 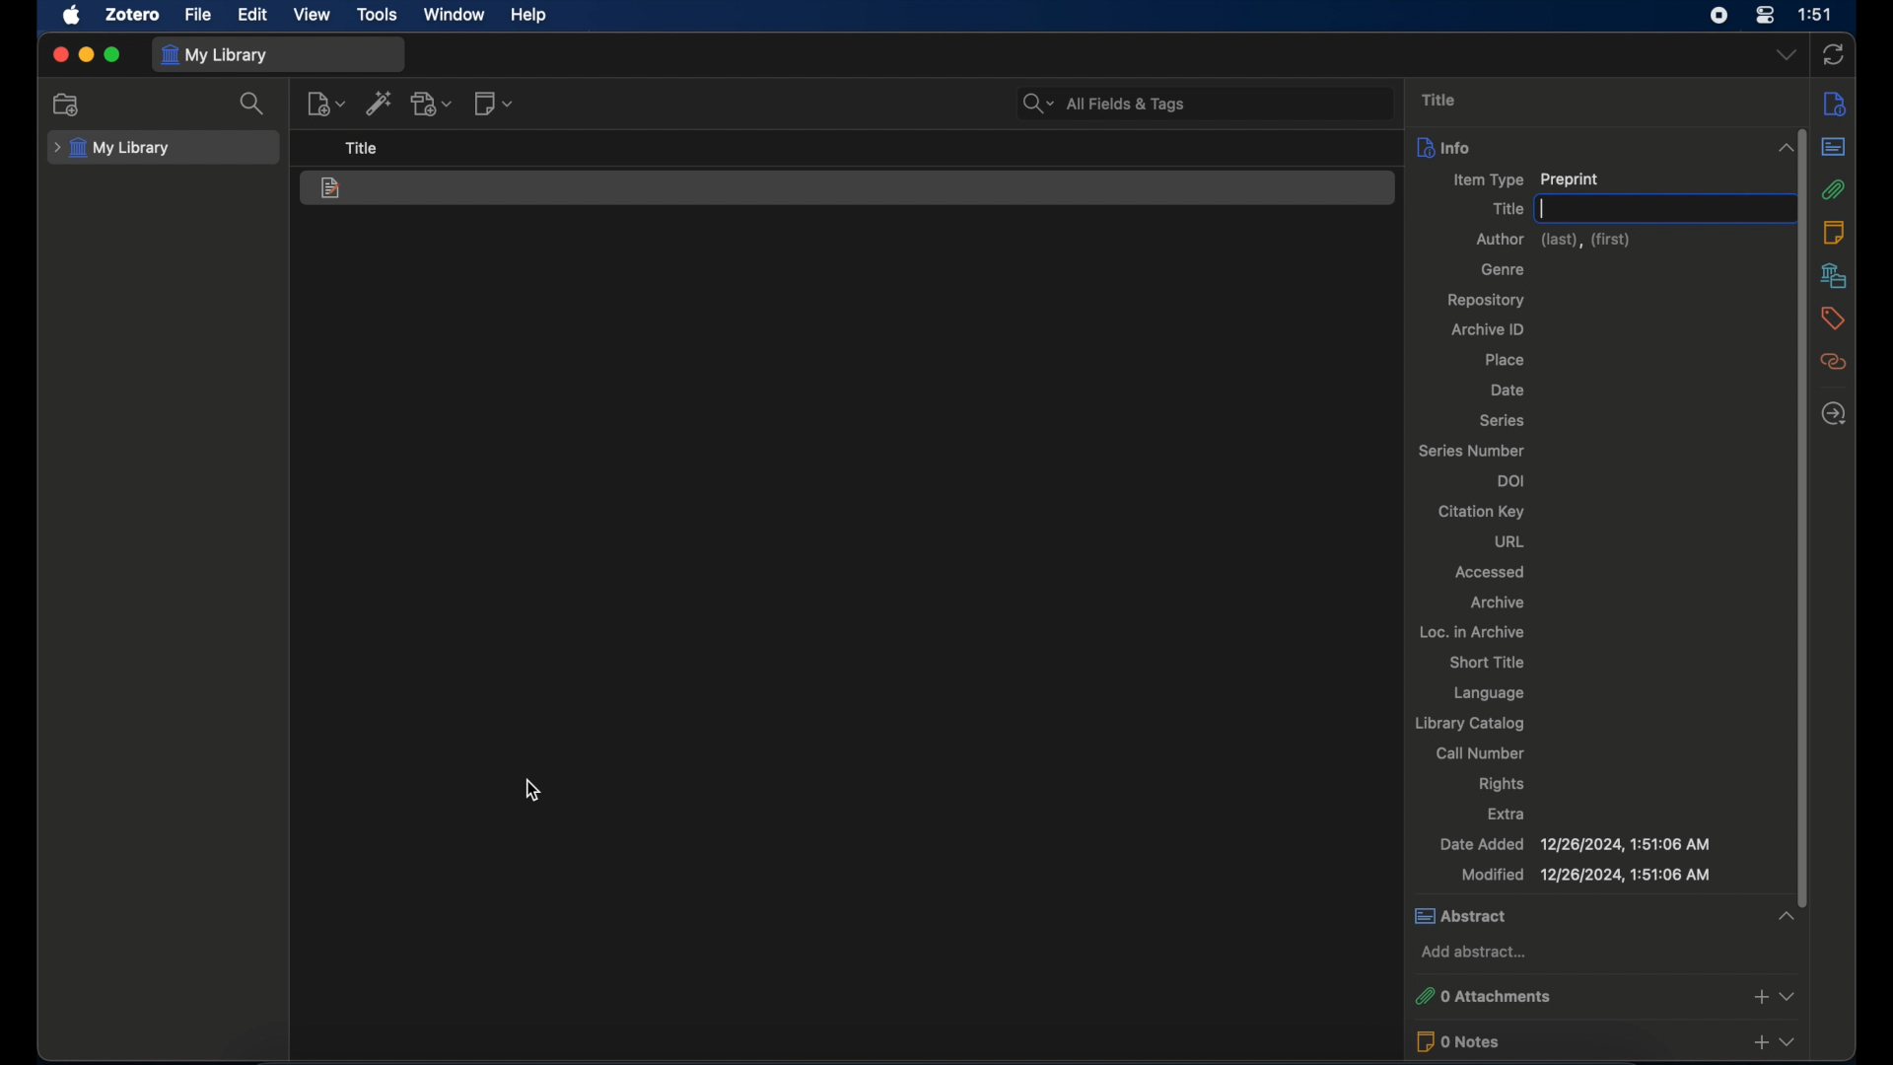 What do you see at coordinates (1718, 16) in the screenshot?
I see `screen  recorder` at bounding box center [1718, 16].